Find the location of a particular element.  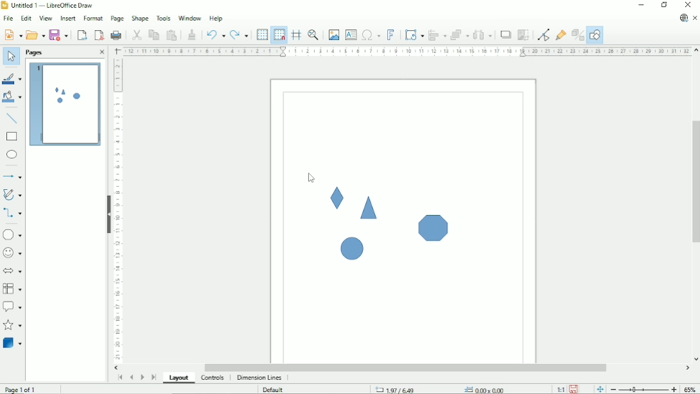

Fit page to the current window is located at coordinates (599, 388).